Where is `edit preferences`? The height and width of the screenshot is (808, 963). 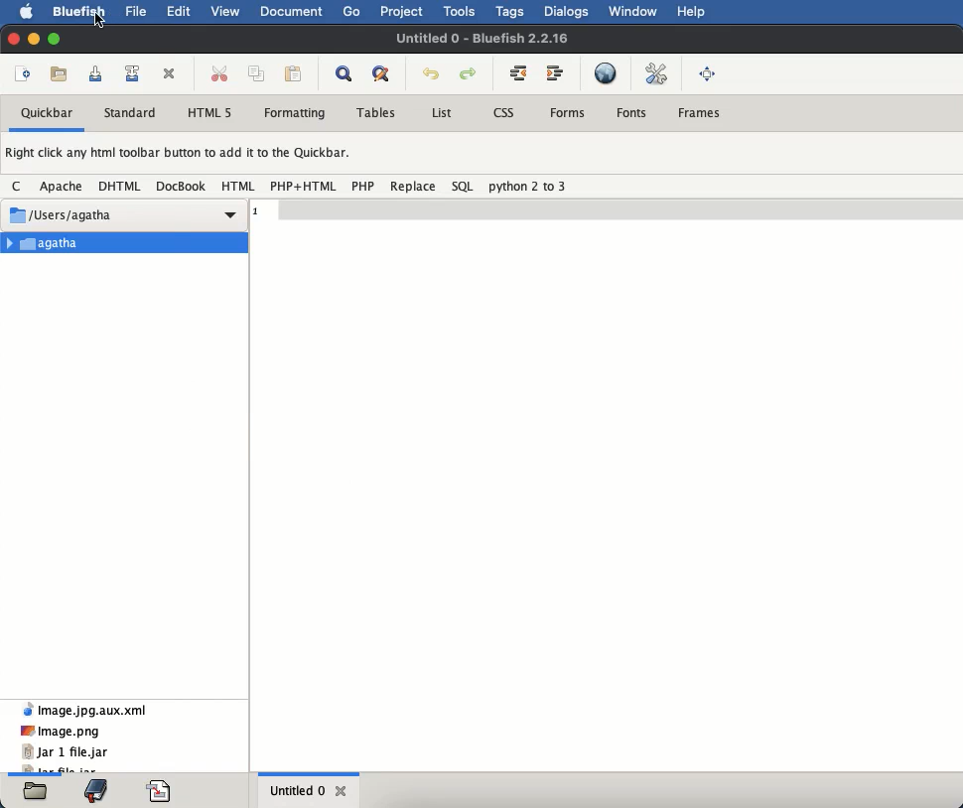 edit preferences is located at coordinates (659, 74).